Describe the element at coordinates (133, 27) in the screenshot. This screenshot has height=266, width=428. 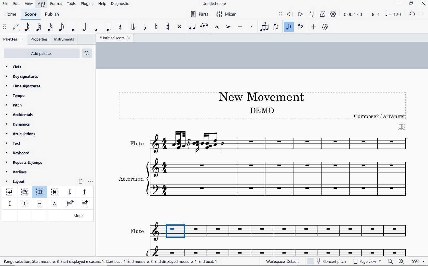
I see `toggle double-flat` at that location.